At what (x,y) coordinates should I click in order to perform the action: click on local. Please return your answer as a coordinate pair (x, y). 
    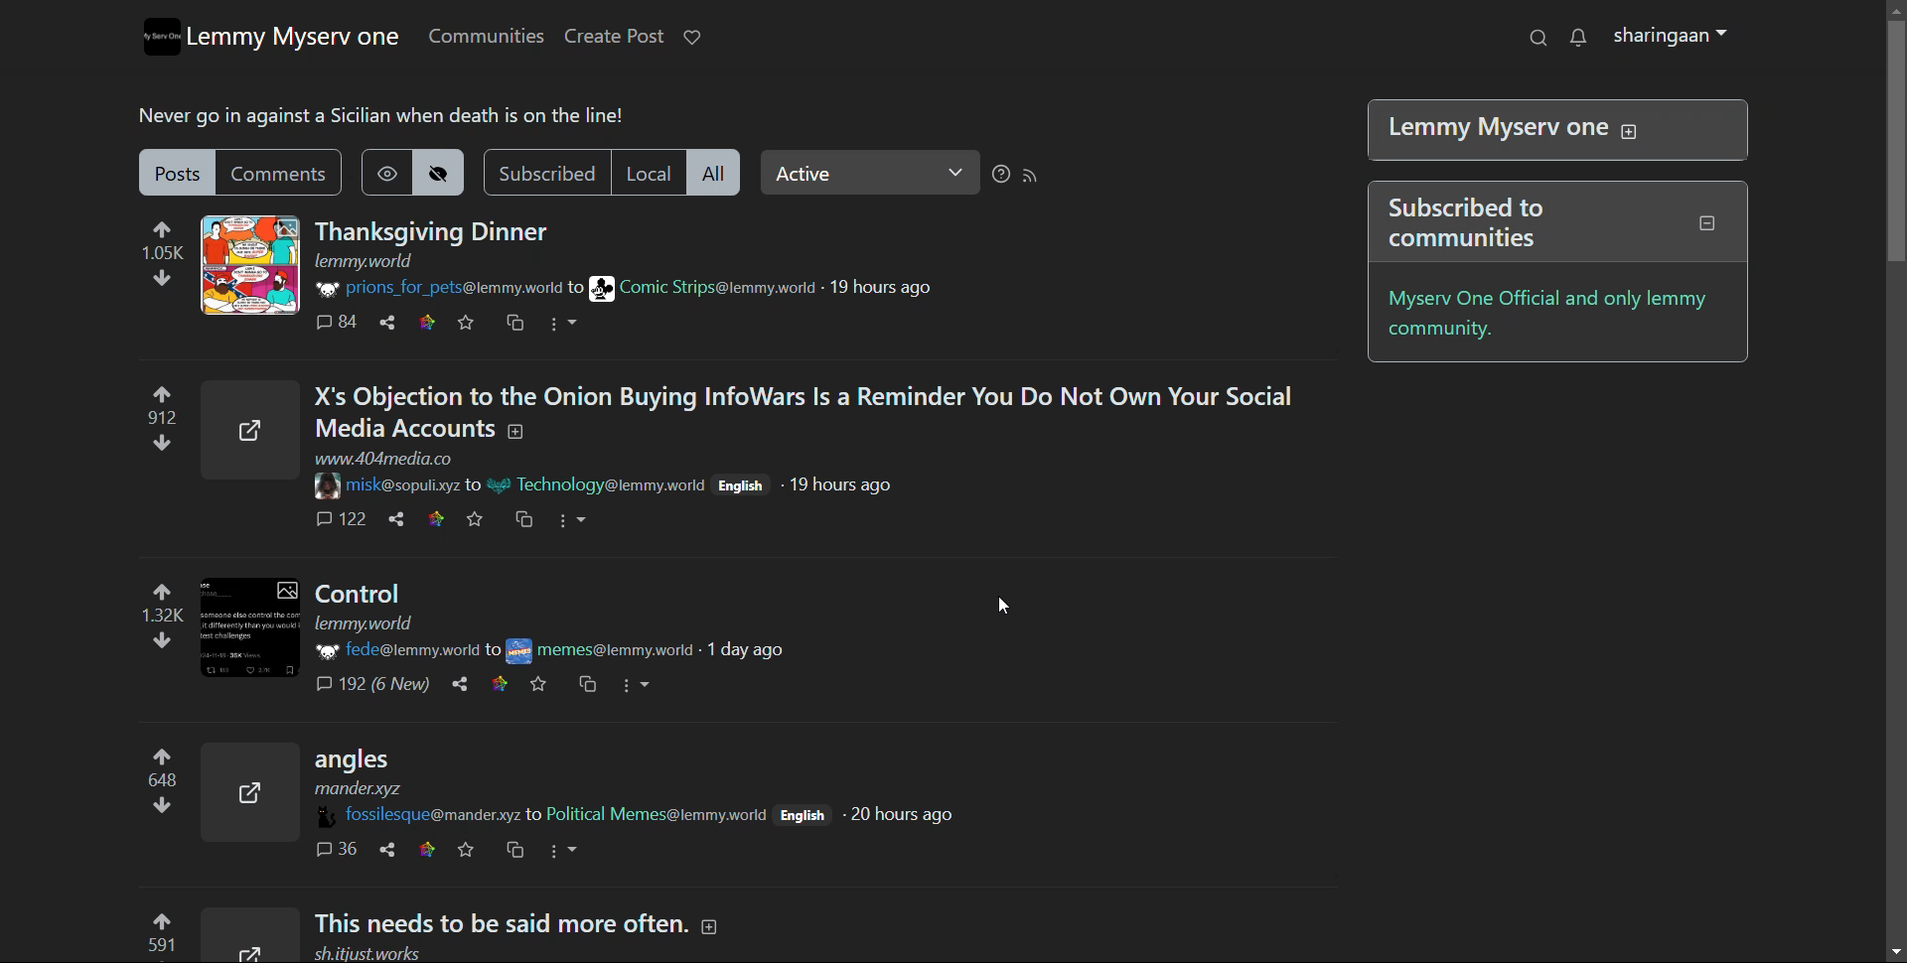
    Looking at the image, I should click on (648, 172).